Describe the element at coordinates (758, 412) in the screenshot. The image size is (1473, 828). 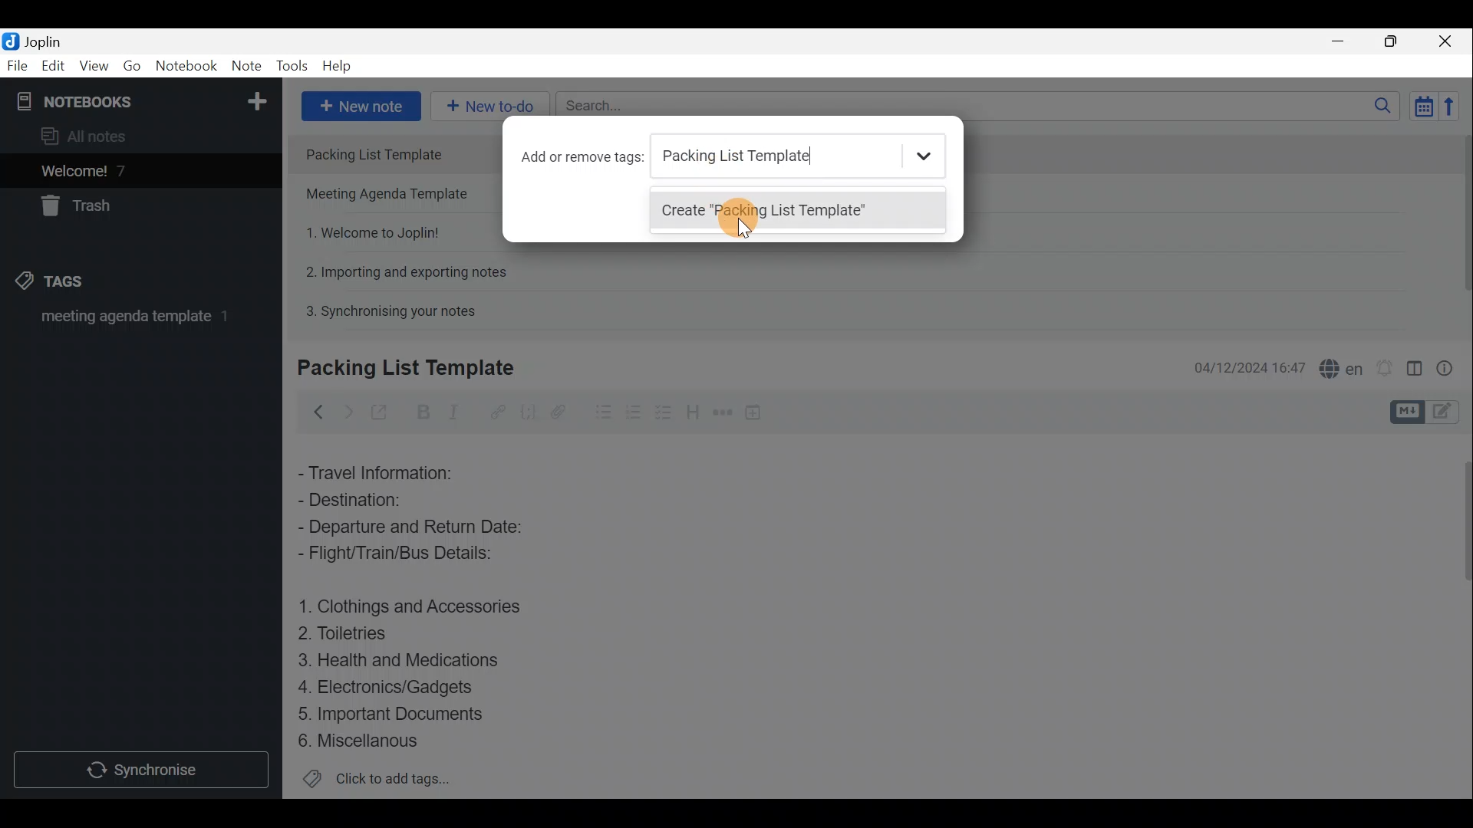
I see `Insert time` at that location.